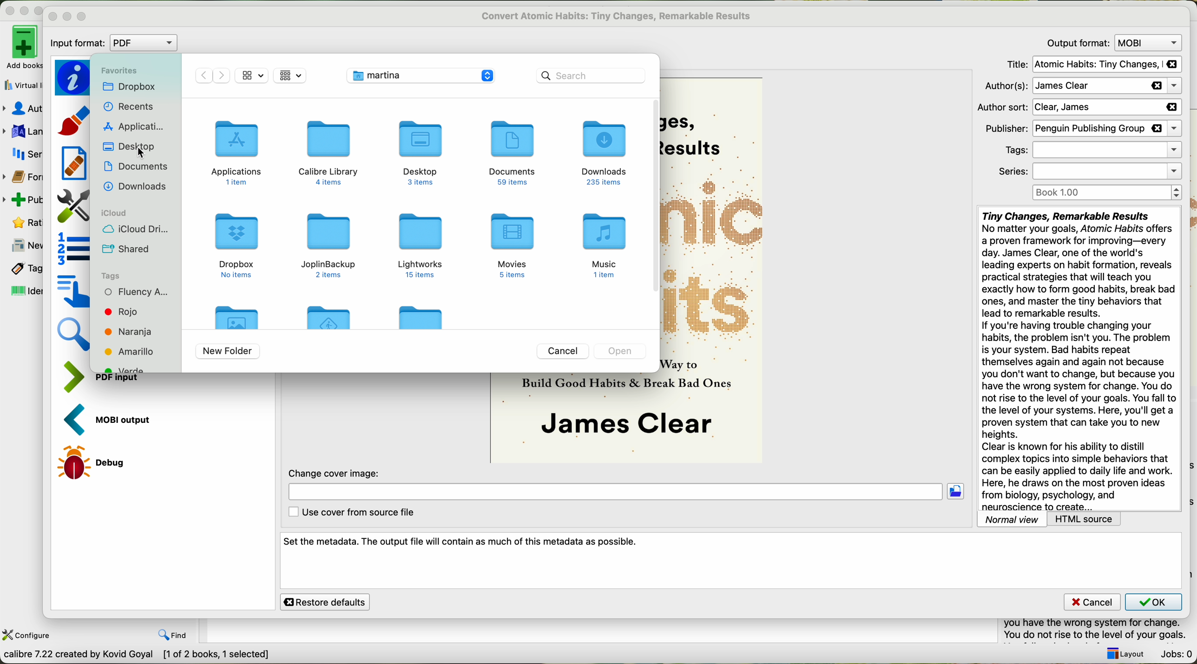  What do you see at coordinates (237, 315) in the screenshot?
I see `folder` at bounding box center [237, 315].